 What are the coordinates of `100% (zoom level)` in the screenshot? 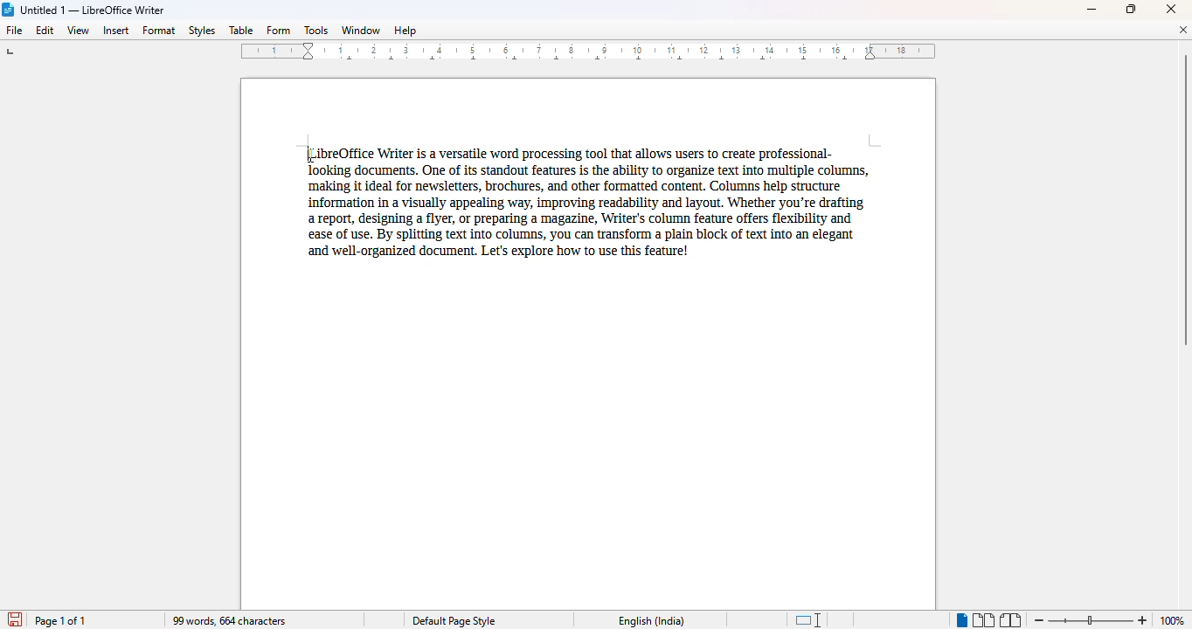 It's located at (1175, 620).